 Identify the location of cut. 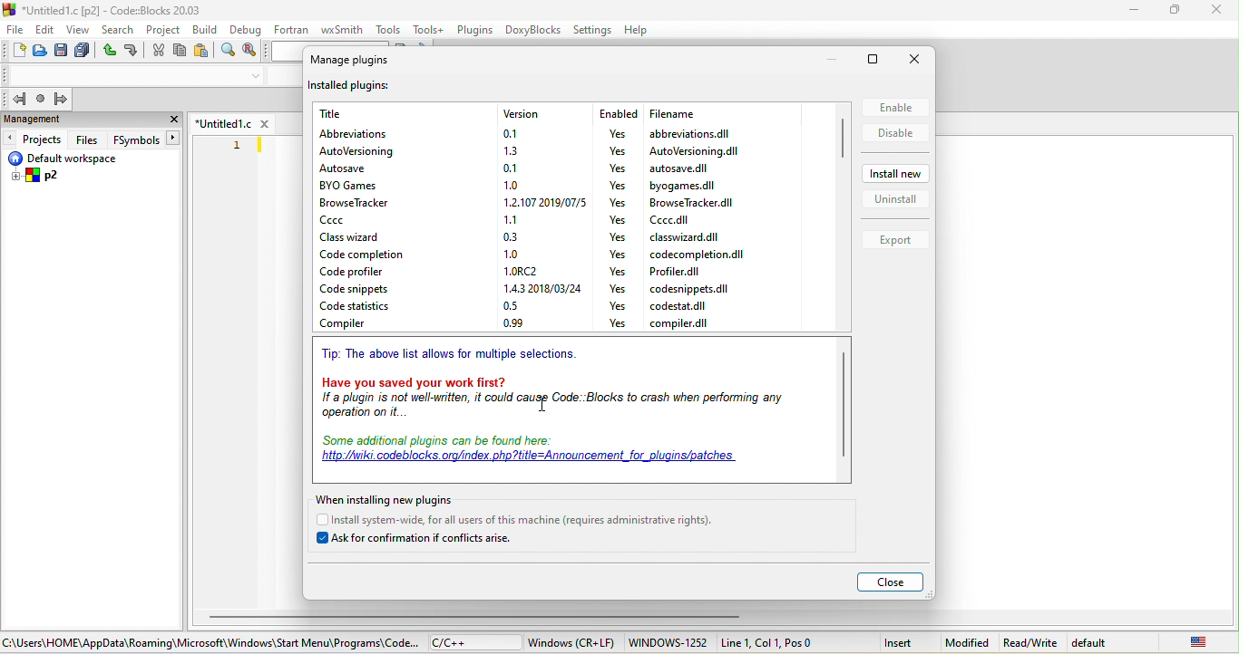
(159, 52).